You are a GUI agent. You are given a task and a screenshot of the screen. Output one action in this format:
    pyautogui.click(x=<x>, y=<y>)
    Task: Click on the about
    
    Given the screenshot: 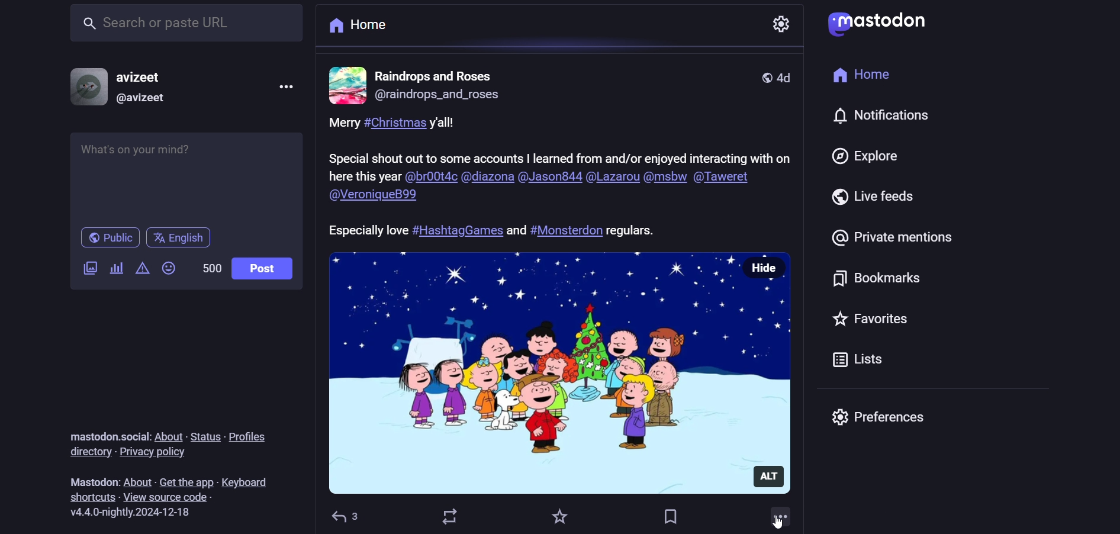 What is the action you would take?
    pyautogui.click(x=168, y=433)
    